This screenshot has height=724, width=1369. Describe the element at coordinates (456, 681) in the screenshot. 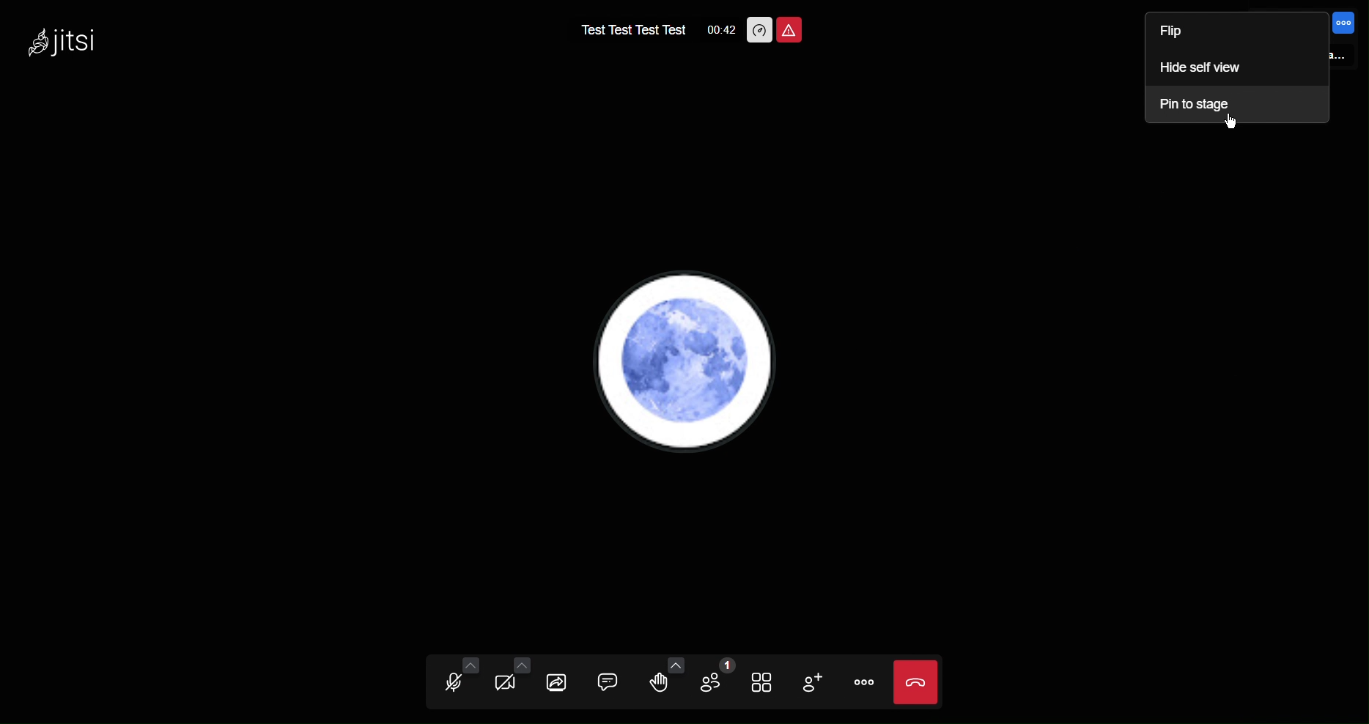

I see `Audio` at that location.